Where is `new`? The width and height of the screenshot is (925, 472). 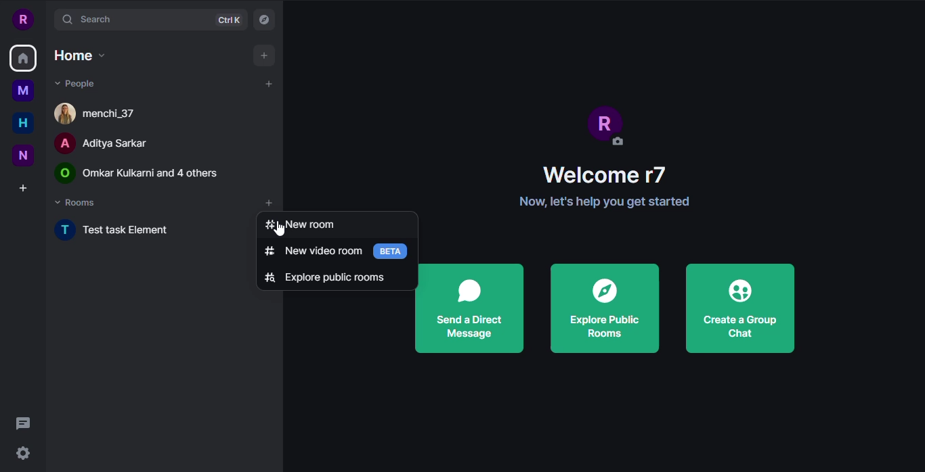 new is located at coordinates (24, 155).